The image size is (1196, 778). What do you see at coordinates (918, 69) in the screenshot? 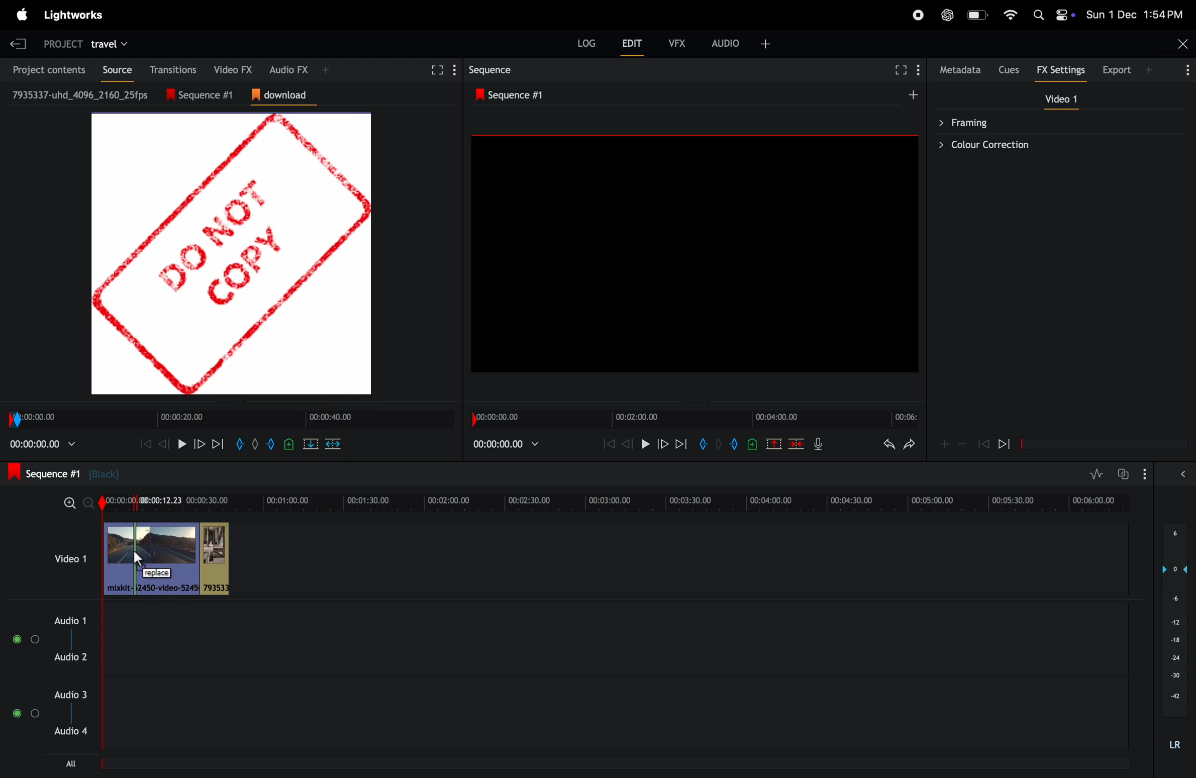
I see `Settings` at bounding box center [918, 69].